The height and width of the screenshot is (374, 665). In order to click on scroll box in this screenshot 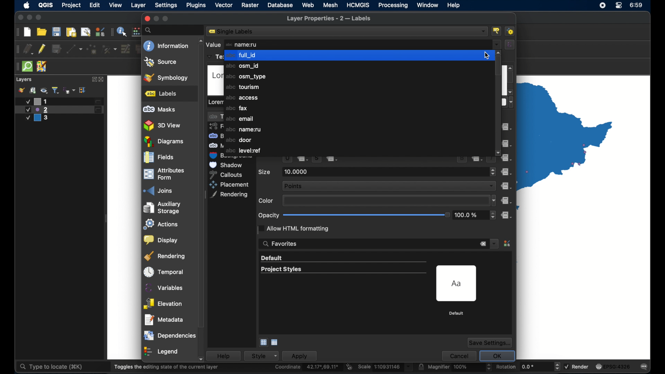, I will do `click(202, 204)`.